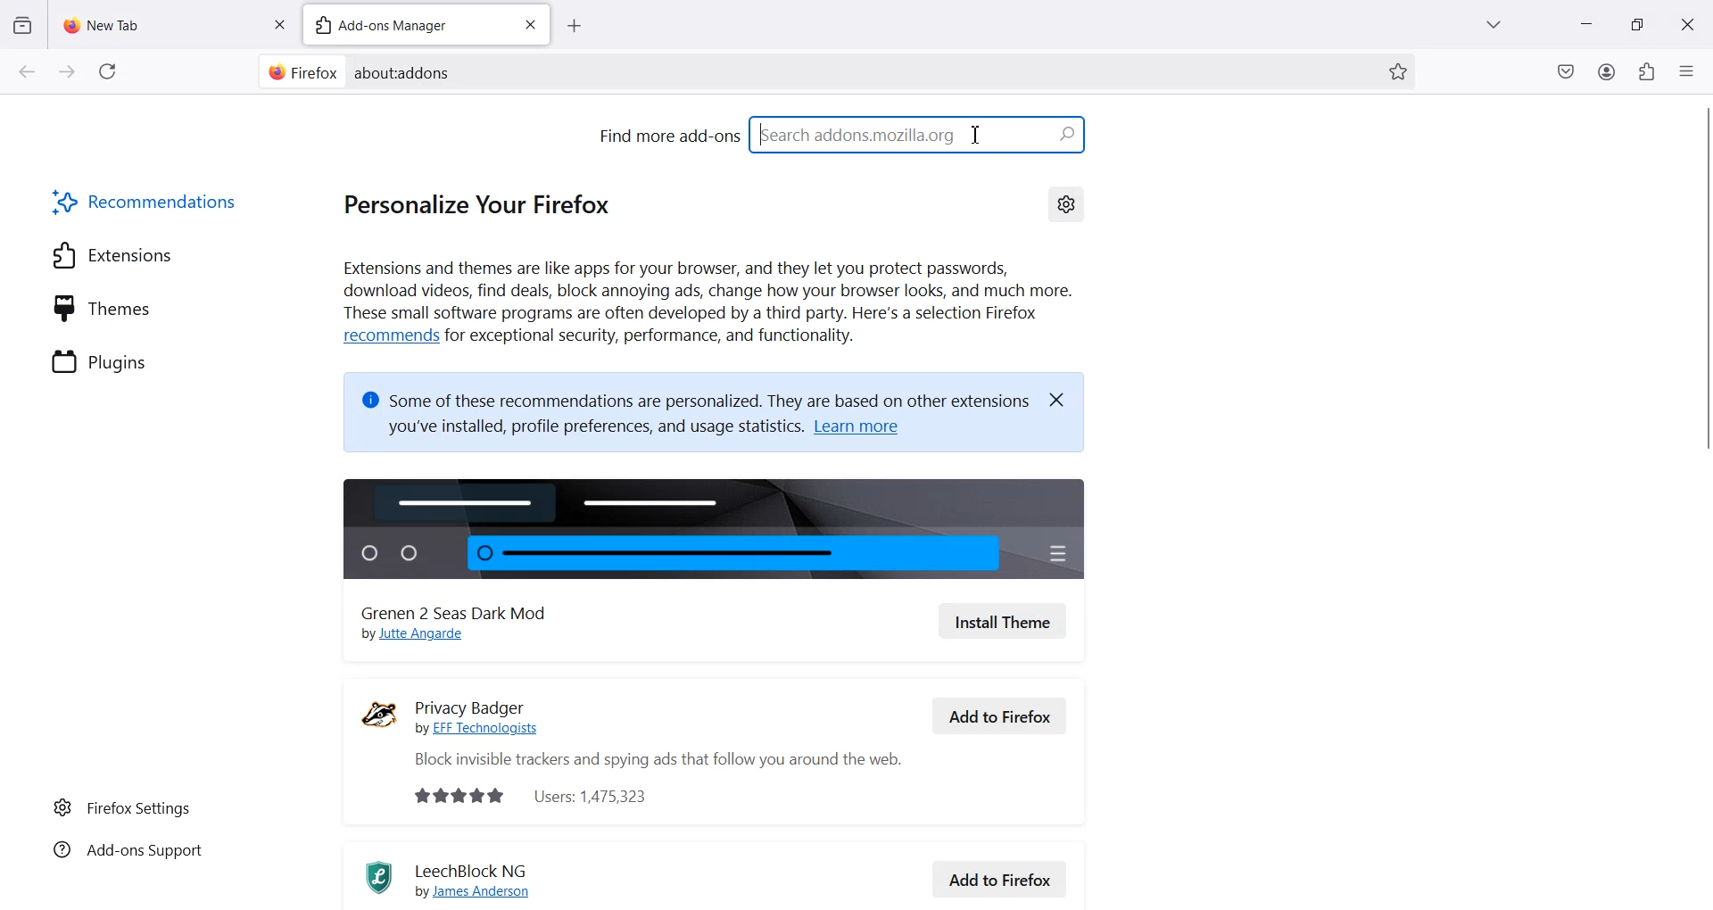 The width and height of the screenshot is (1713, 910). I want to click on Logo, so click(379, 714).